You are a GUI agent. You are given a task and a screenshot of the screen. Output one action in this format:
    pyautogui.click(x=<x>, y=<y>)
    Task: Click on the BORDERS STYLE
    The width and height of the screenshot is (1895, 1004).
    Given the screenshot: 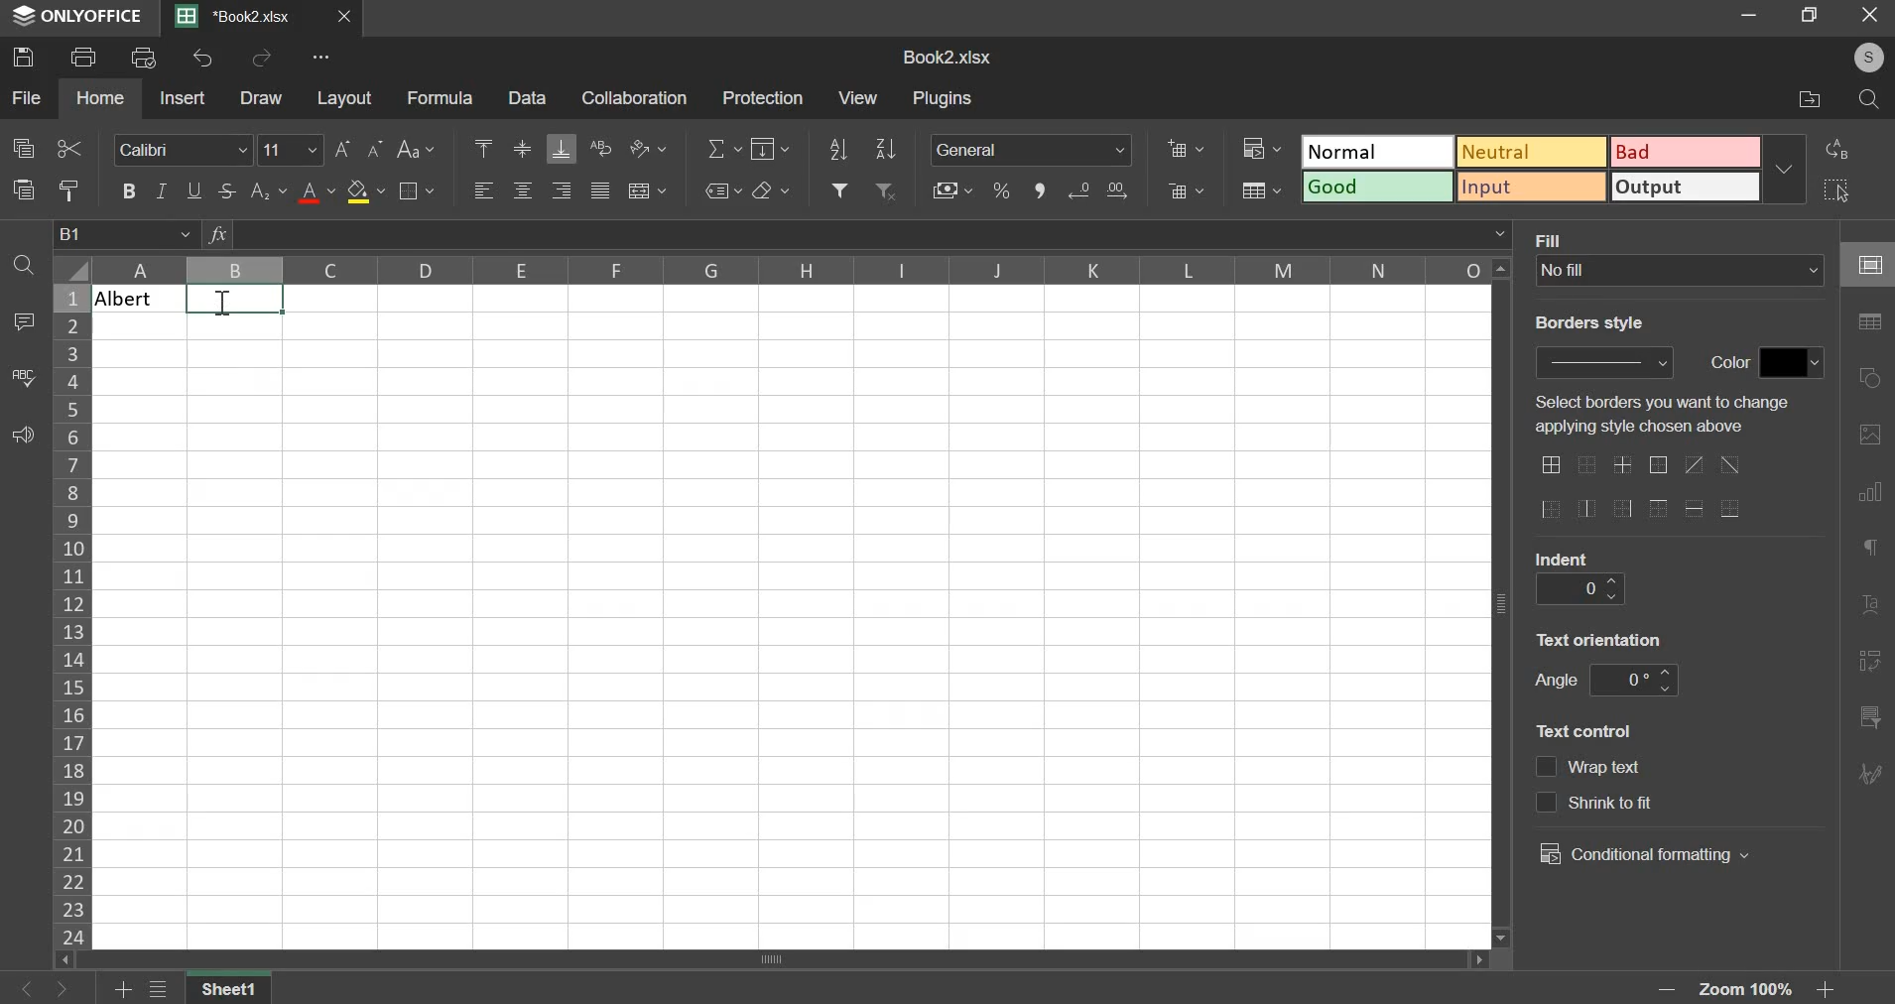 What is the action you would take?
    pyautogui.click(x=1586, y=321)
    